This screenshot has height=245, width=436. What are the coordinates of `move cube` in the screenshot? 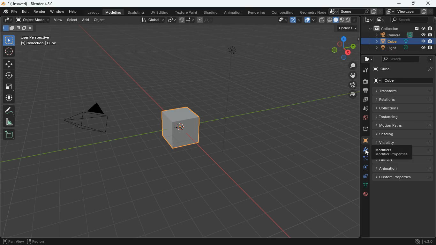 It's located at (9, 98).